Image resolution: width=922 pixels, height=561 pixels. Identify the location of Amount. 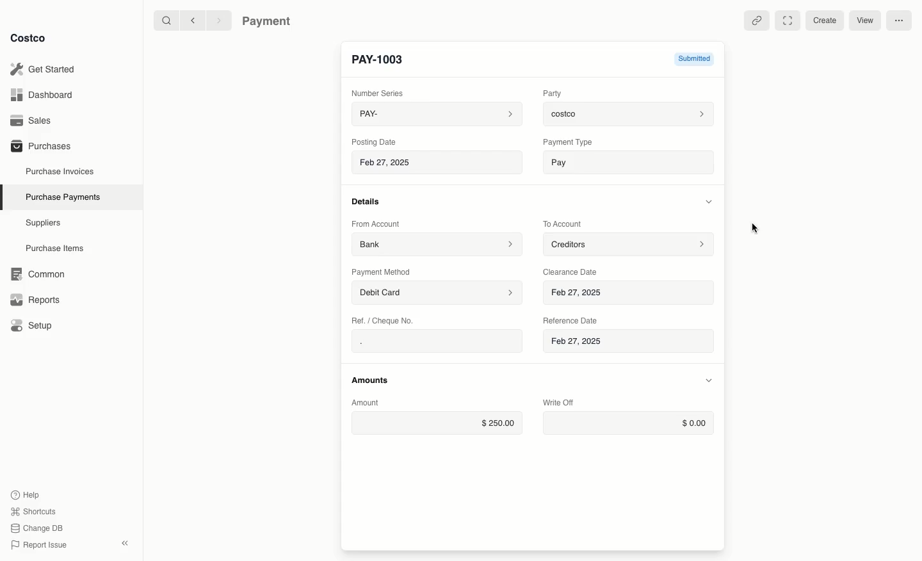
(368, 402).